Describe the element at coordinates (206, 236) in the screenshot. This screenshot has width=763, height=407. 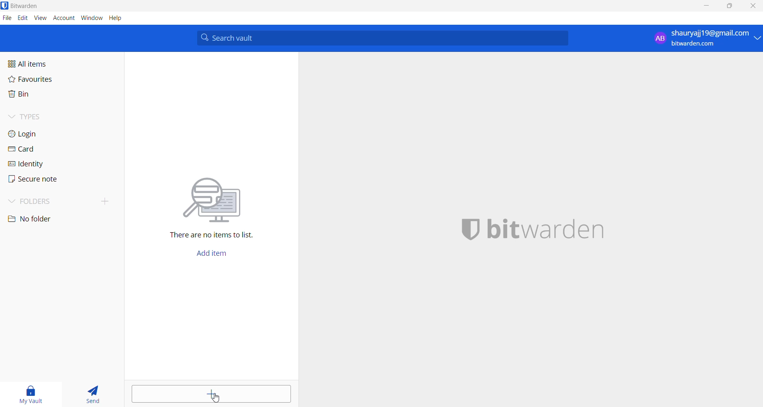
I see `sentence mentioning that there are no items in vault l` at that location.